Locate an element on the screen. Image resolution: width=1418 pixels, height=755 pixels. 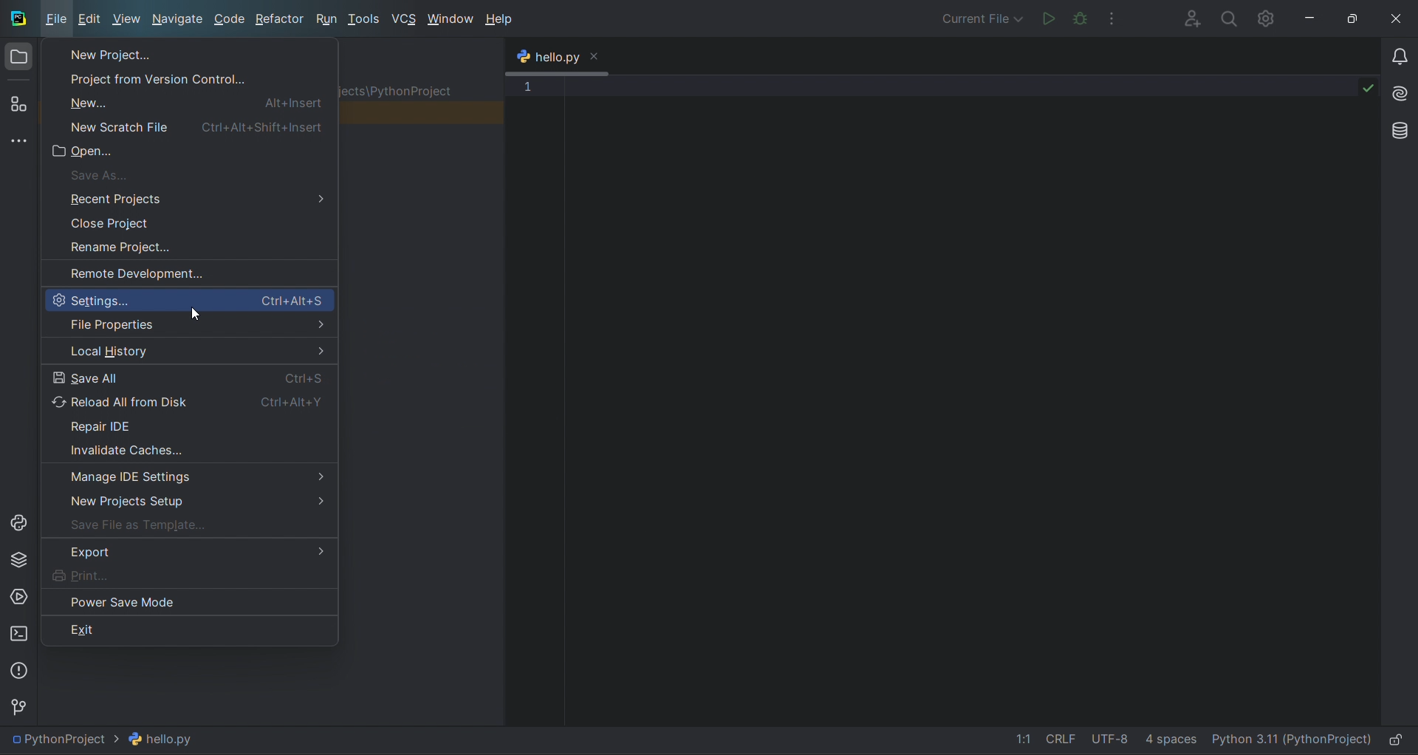
file path is located at coordinates (108, 740).